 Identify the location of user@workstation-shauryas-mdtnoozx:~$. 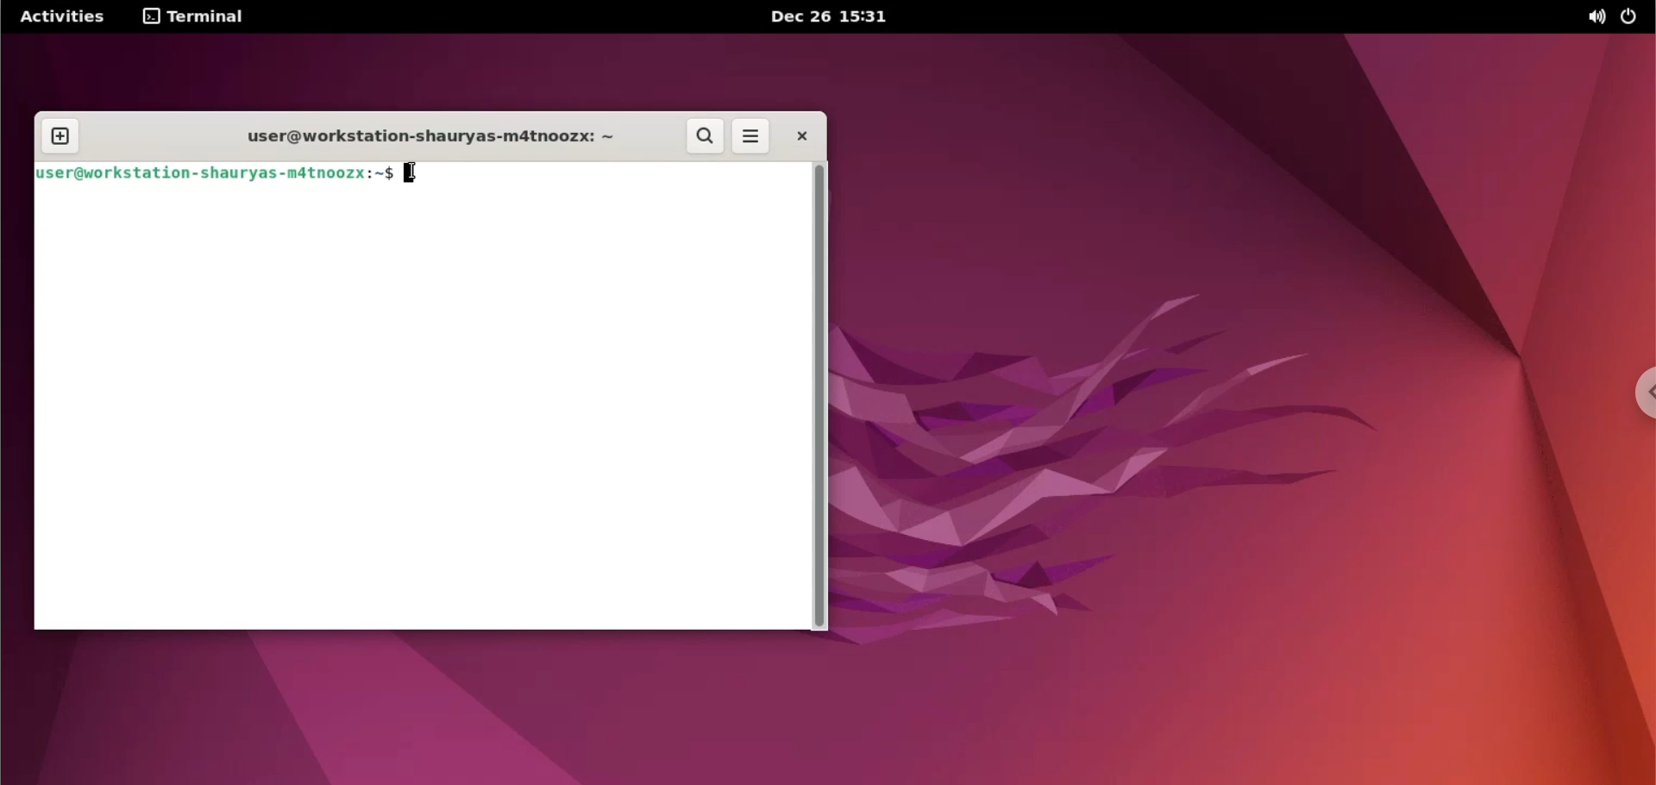
(216, 173).